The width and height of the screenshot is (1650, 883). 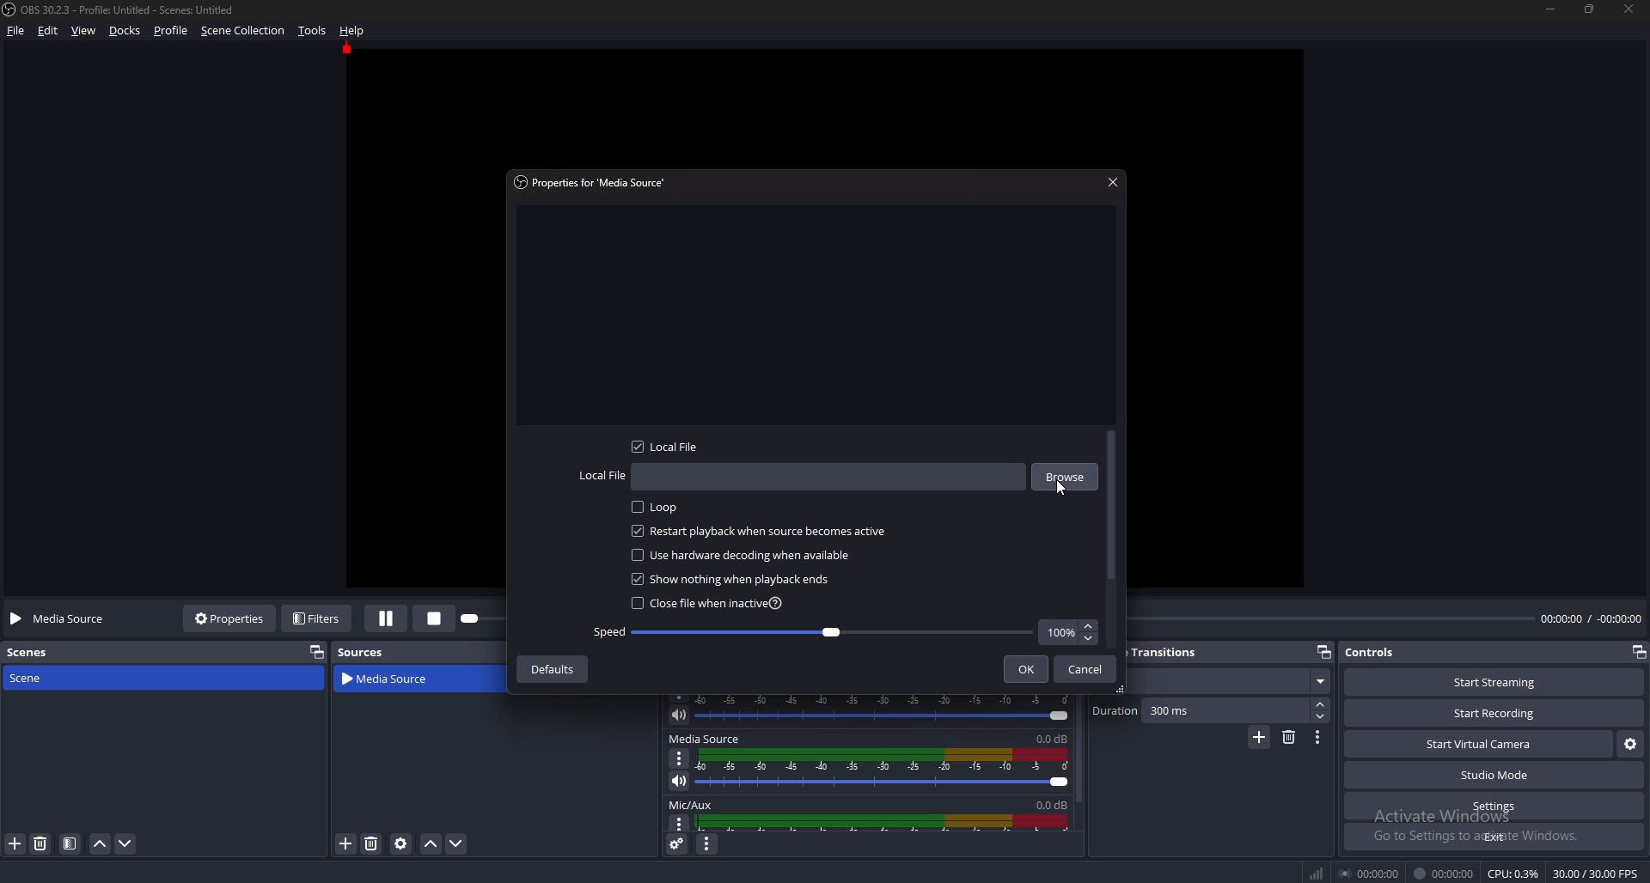 I want to click on Defaults, so click(x=551, y=669).